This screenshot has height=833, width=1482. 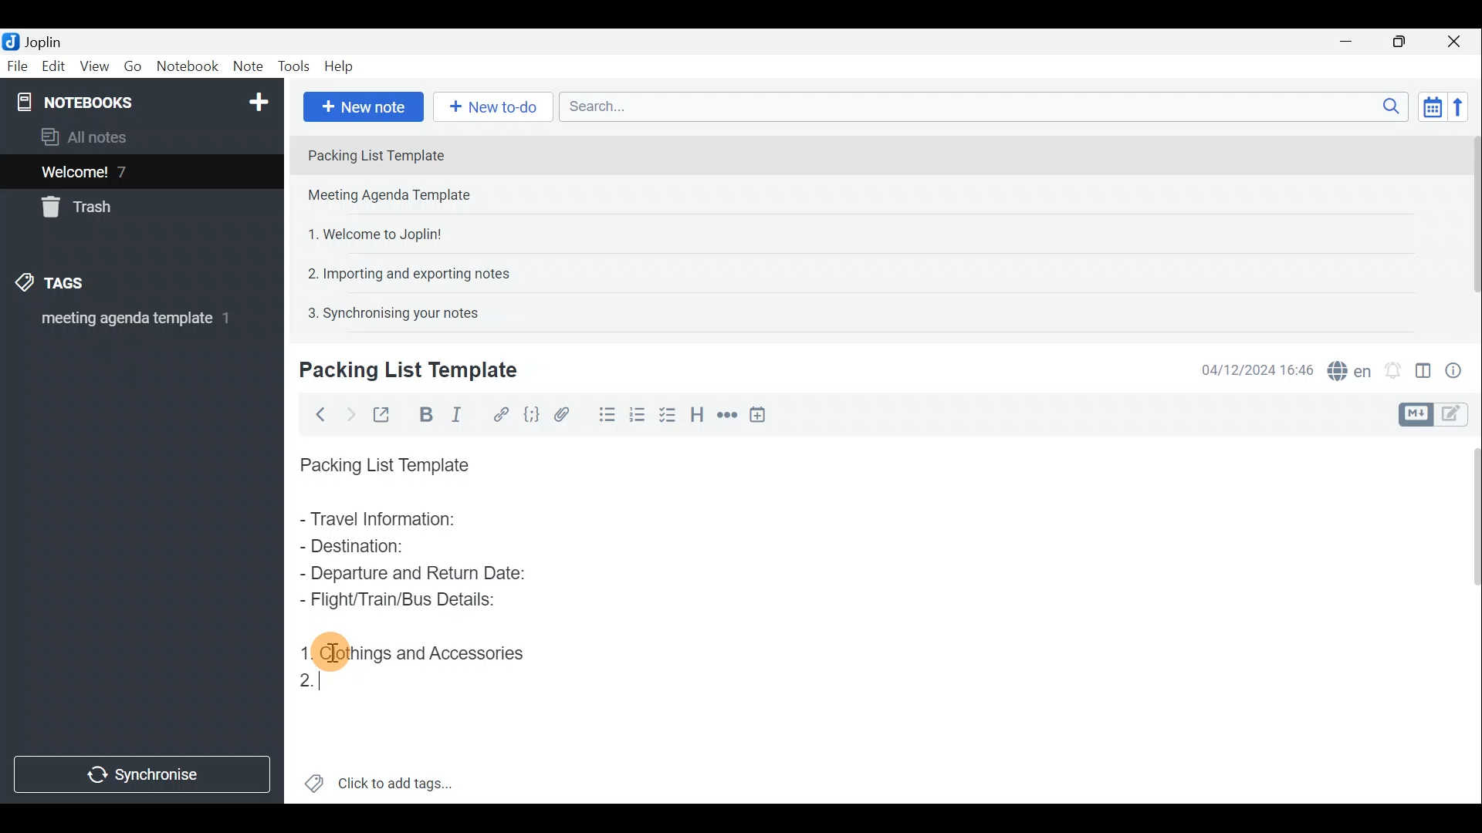 What do you see at coordinates (347, 413) in the screenshot?
I see `Forward` at bounding box center [347, 413].